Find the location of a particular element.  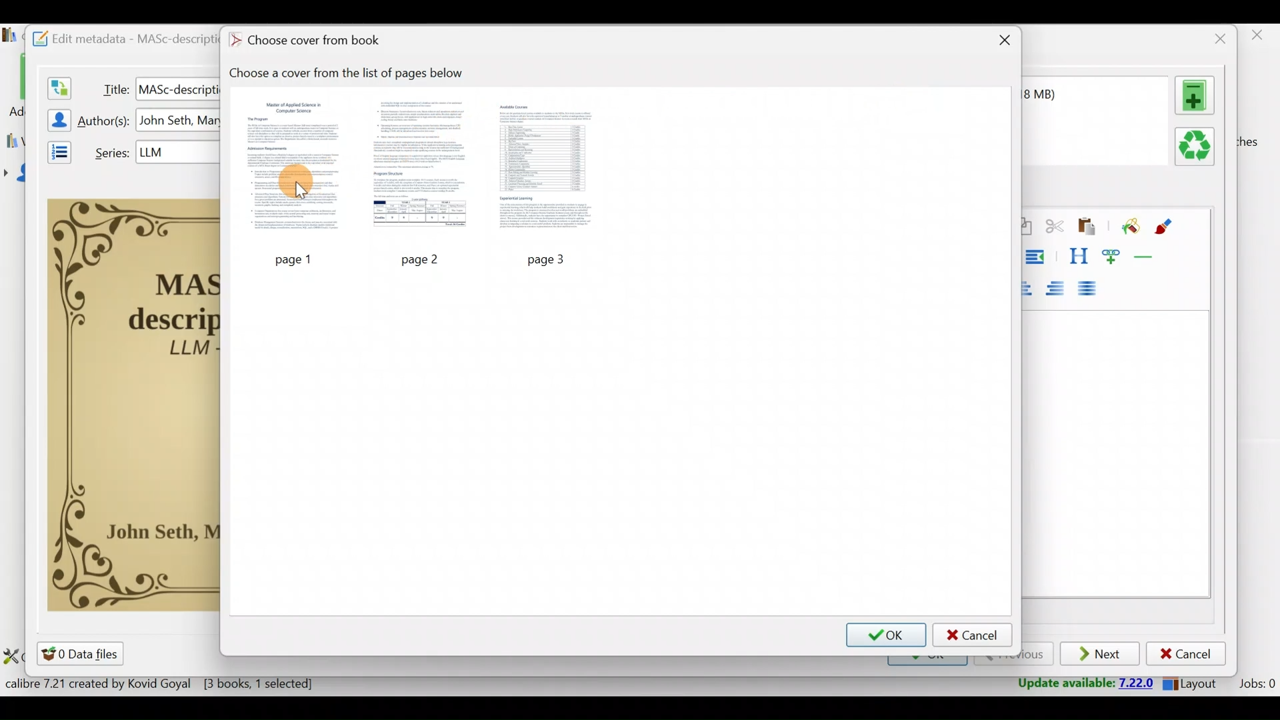

cancel is located at coordinates (973, 635).